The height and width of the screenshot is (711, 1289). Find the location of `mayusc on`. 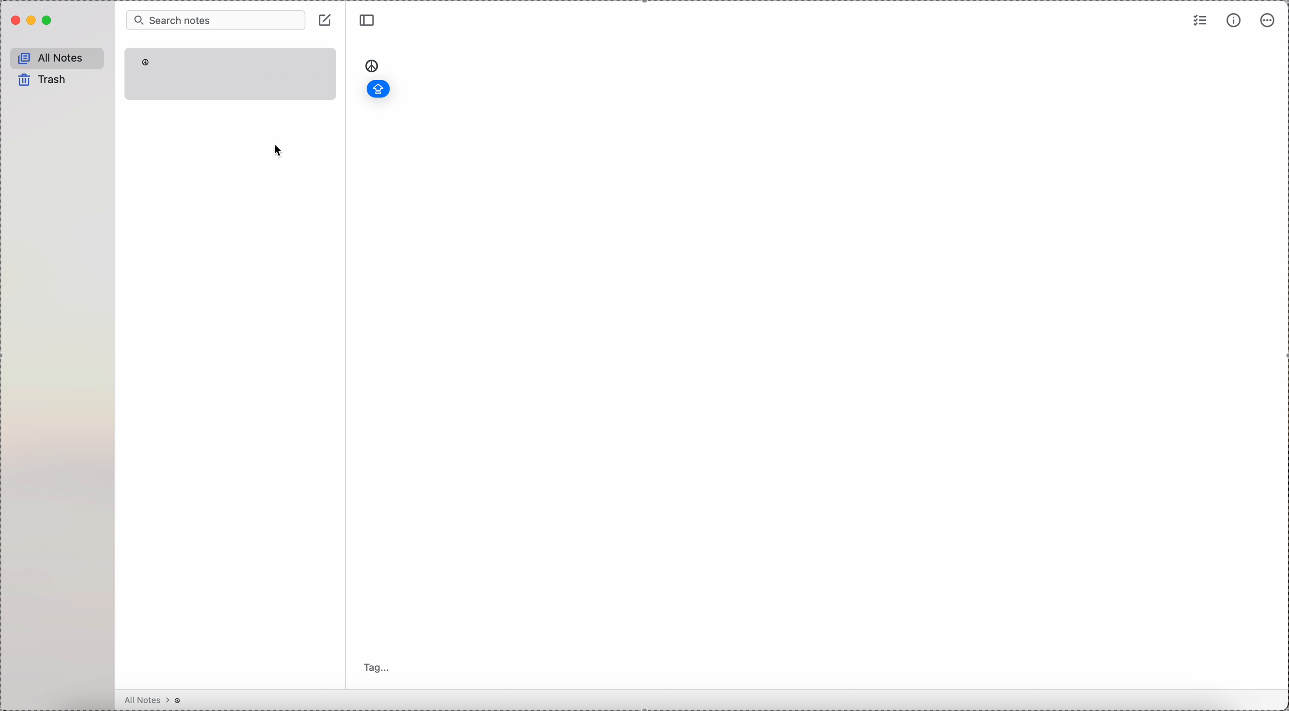

mayusc on is located at coordinates (377, 89).